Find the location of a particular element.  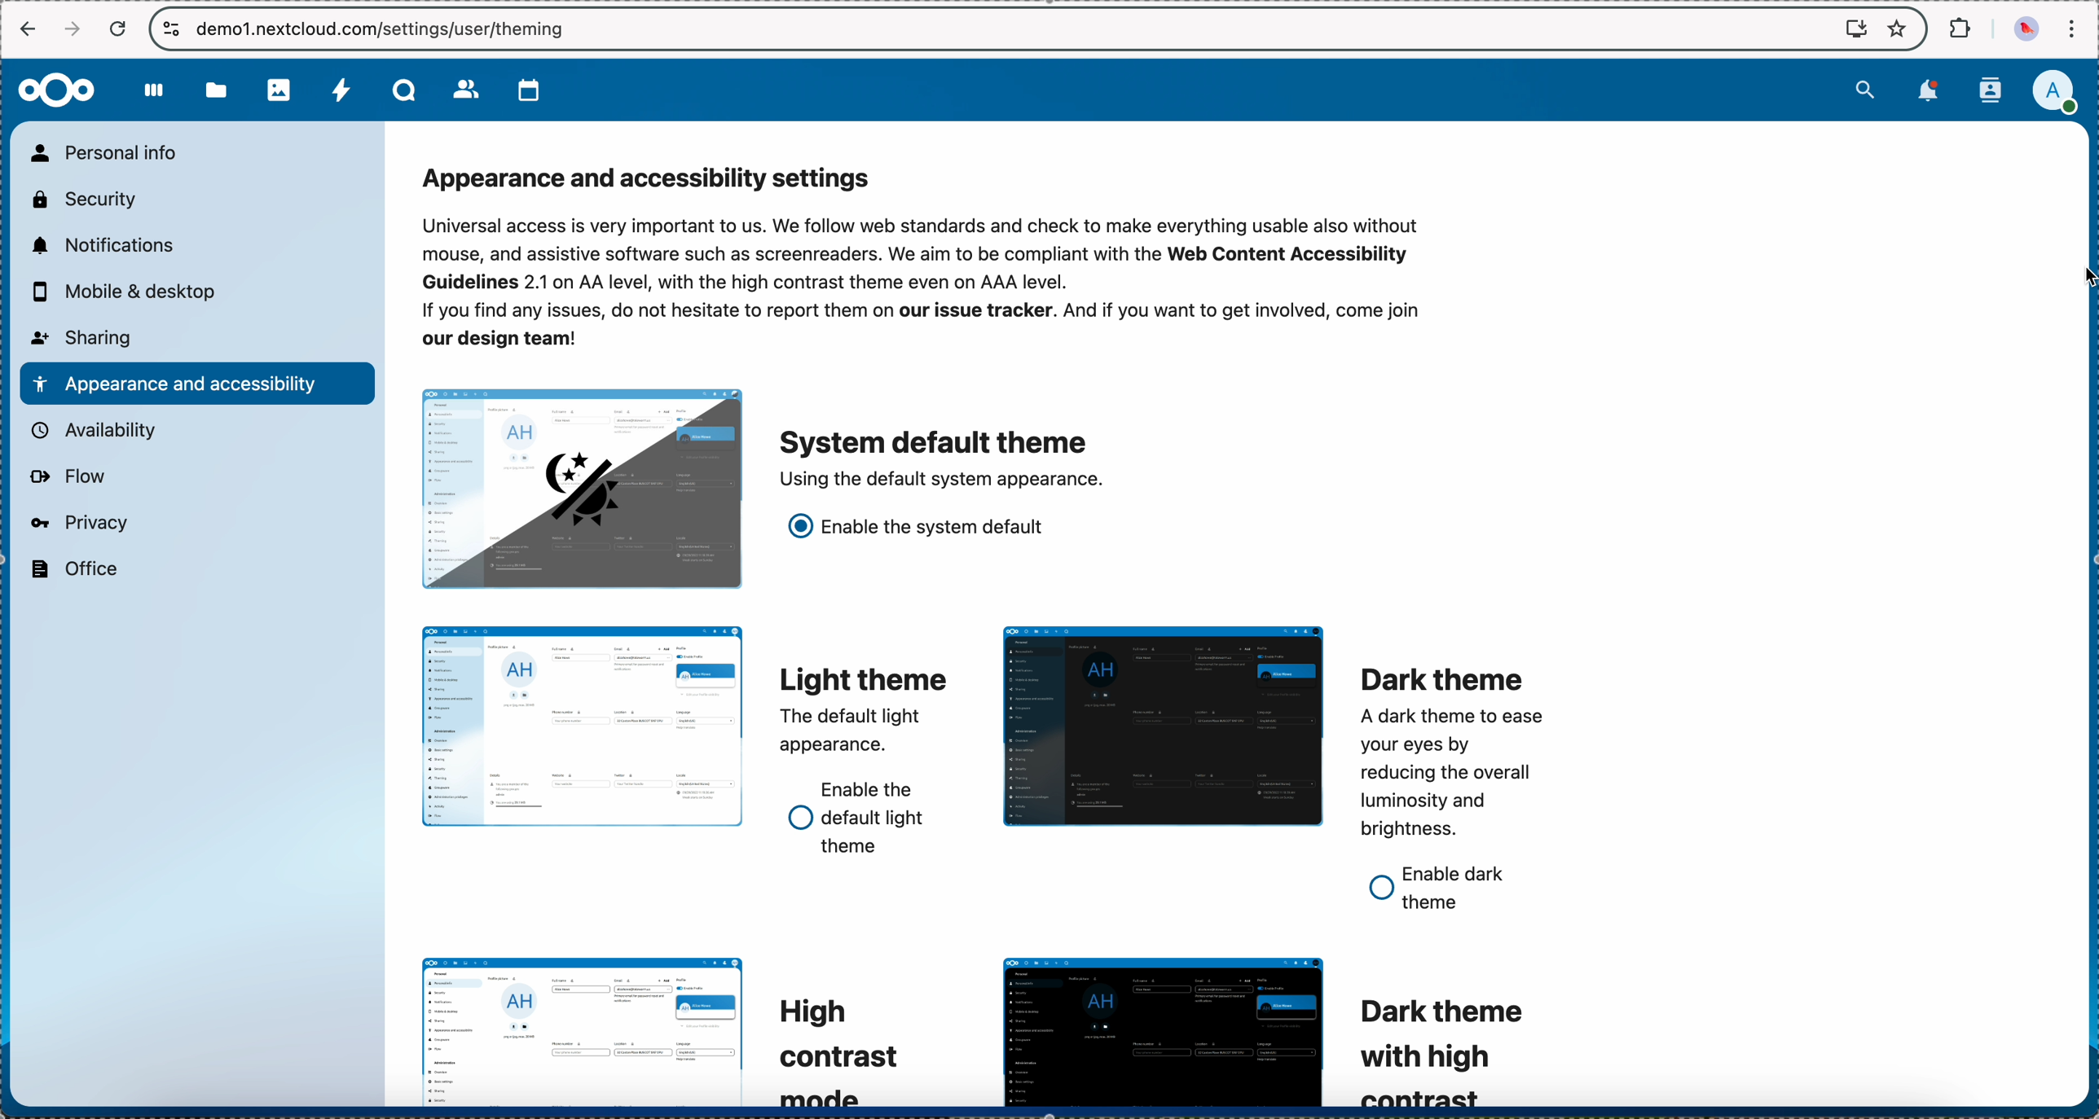

contacts is located at coordinates (1990, 90).